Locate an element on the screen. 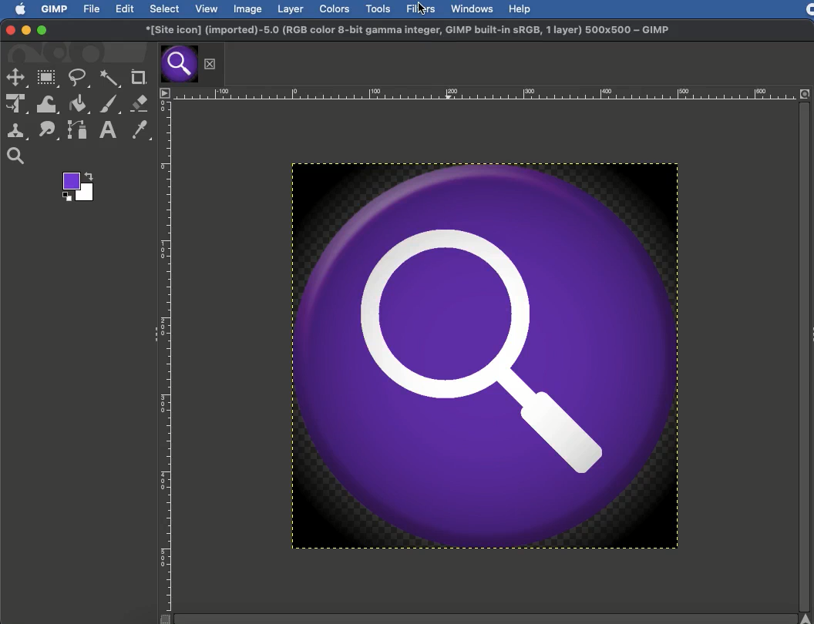 Image resolution: width=814 pixels, height=624 pixels. Logo is located at coordinates (15, 8).